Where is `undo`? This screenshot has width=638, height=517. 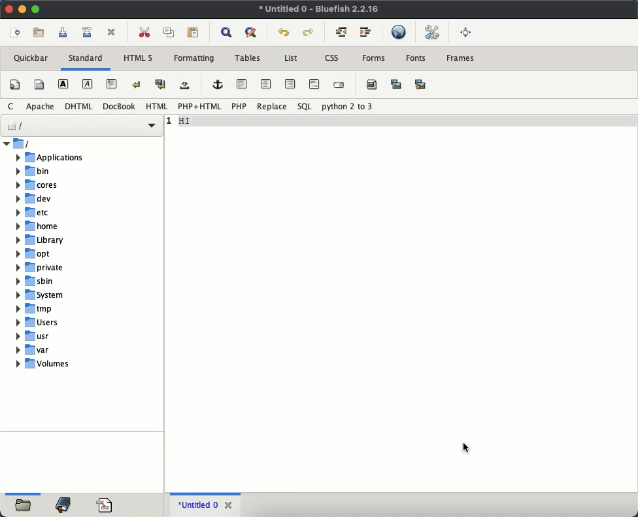
undo is located at coordinates (284, 33).